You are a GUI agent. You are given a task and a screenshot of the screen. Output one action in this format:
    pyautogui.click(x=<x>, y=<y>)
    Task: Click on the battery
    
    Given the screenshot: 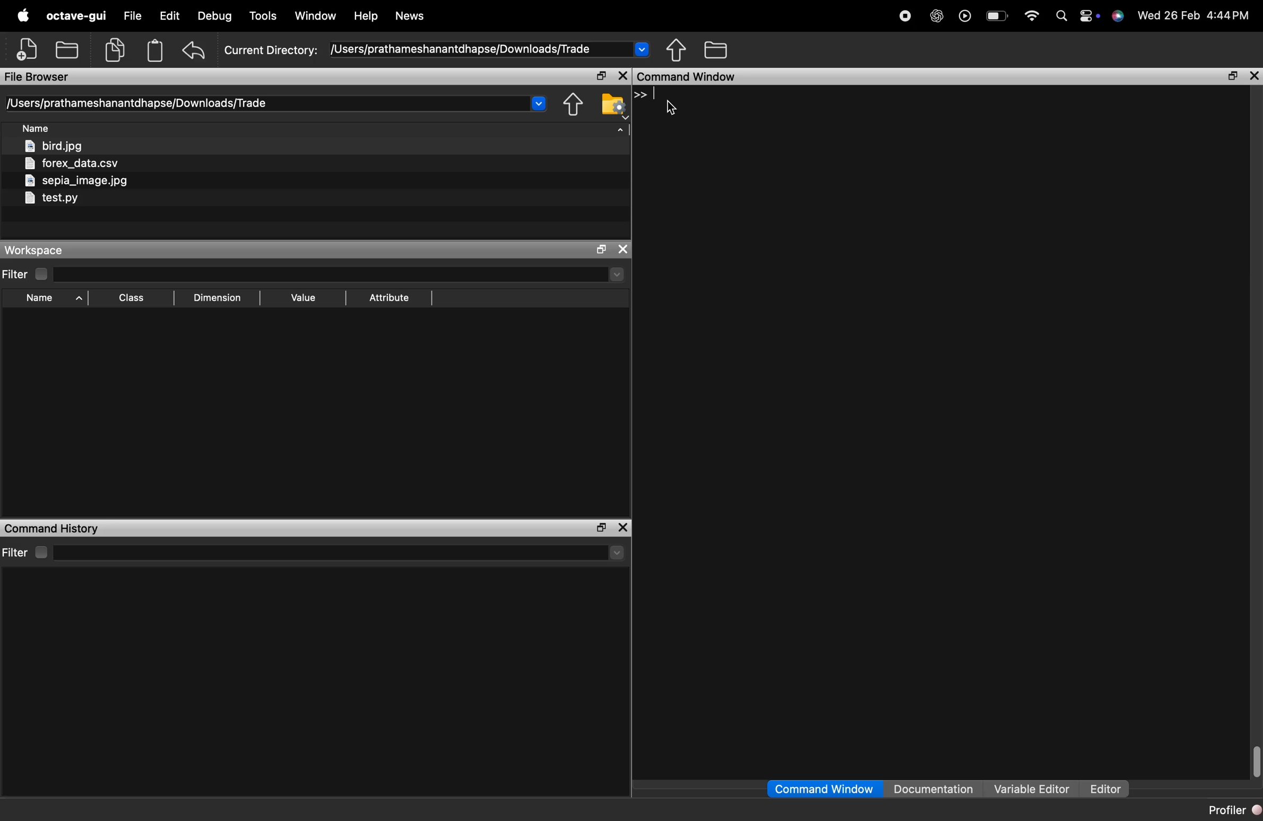 What is the action you would take?
    pyautogui.click(x=1000, y=17)
    